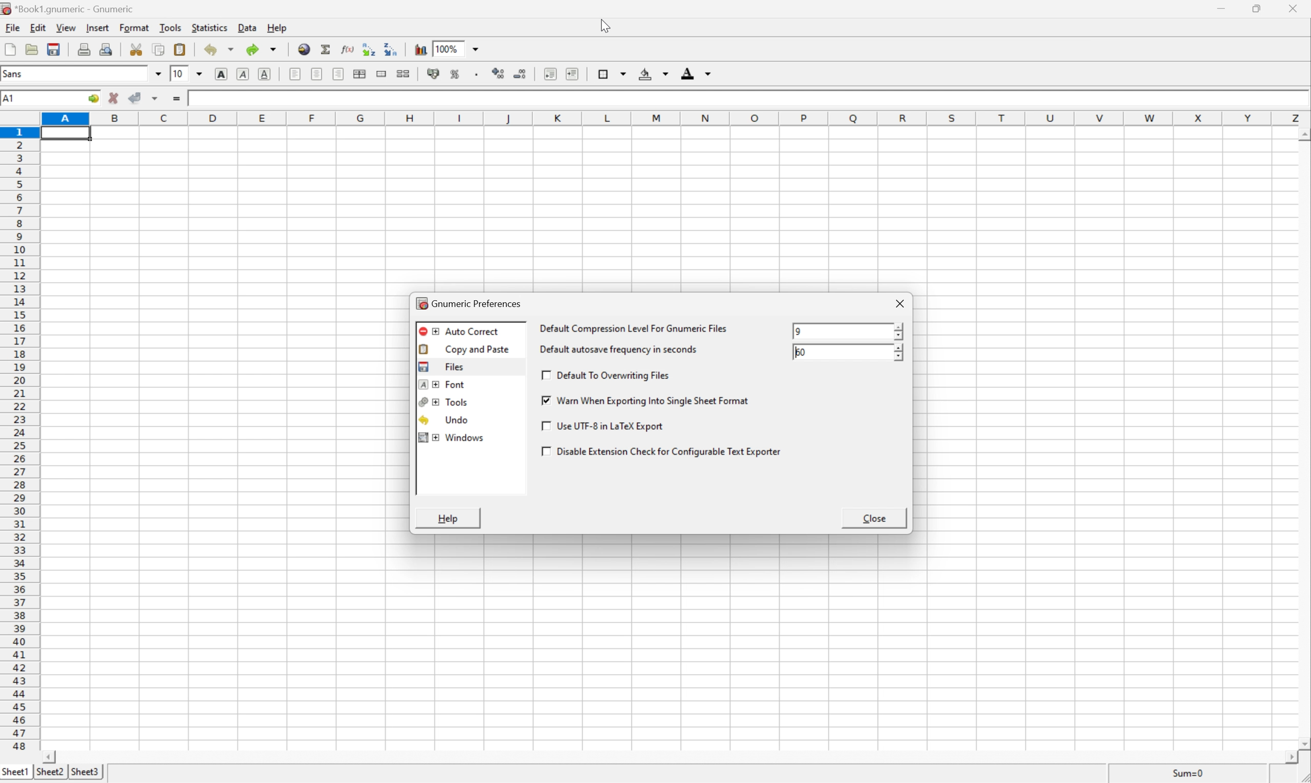  Describe the element at coordinates (457, 48) in the screenshot. I see `100%` at that location.